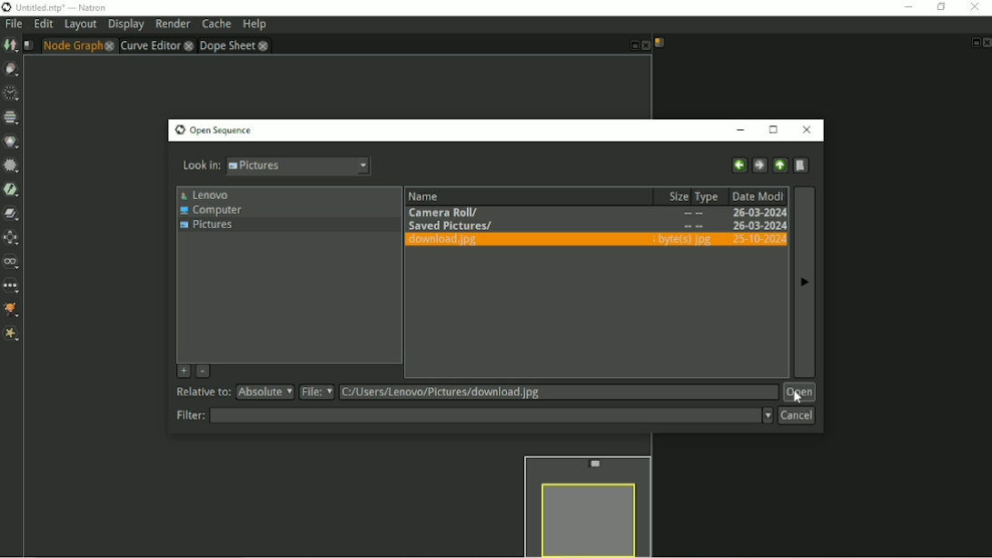 The width and height of the screenshot is (992, 558). I want to click on Edit, so click(43, 25).